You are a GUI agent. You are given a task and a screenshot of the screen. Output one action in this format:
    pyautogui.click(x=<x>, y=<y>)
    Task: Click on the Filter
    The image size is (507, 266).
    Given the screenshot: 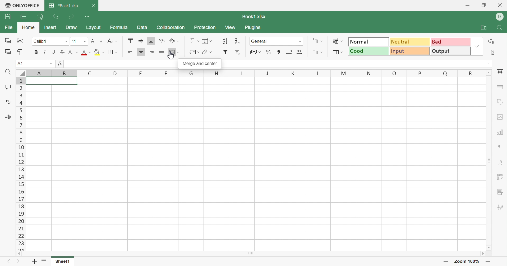 What is the action you would take?
    pyautogui.click(x=225, y=51)
    